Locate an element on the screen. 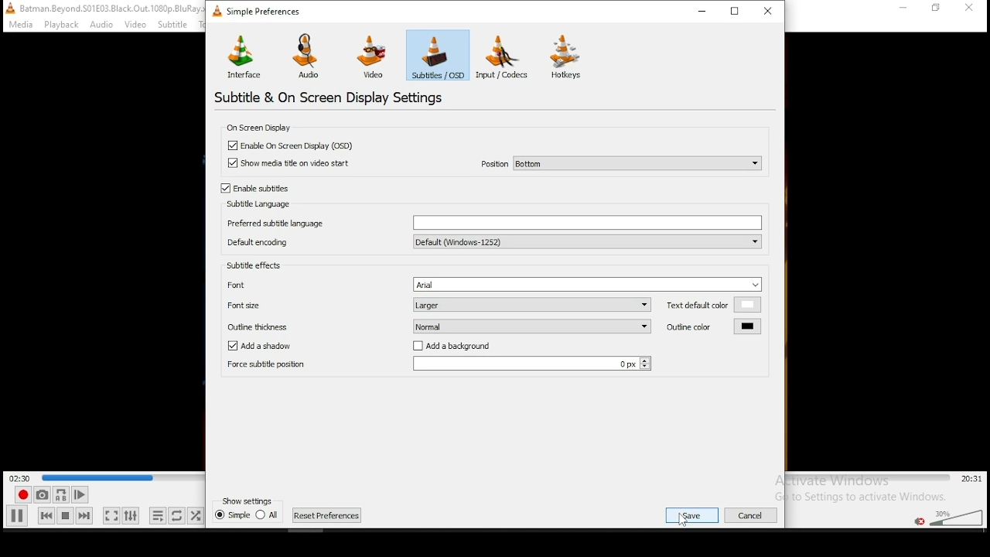 The width and height of the screenshot is (990, 557). minimize is located at coordinates (905, 8).